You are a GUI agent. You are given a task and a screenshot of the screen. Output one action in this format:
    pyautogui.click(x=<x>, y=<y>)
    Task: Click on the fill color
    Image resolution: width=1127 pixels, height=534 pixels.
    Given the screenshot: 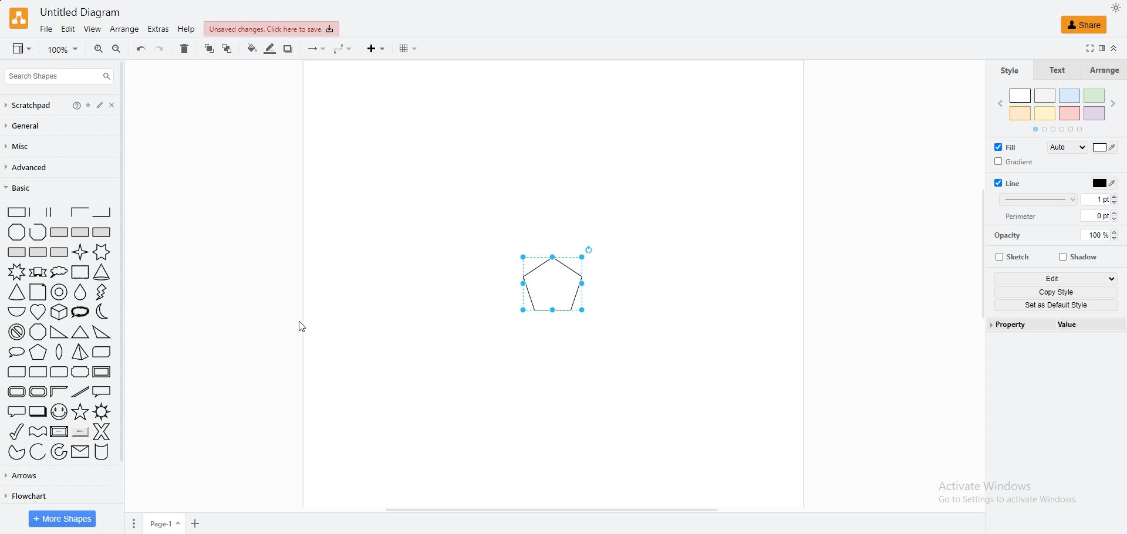 What is the action you would take?
    pyautogui.click(x=1105, y=147)
    